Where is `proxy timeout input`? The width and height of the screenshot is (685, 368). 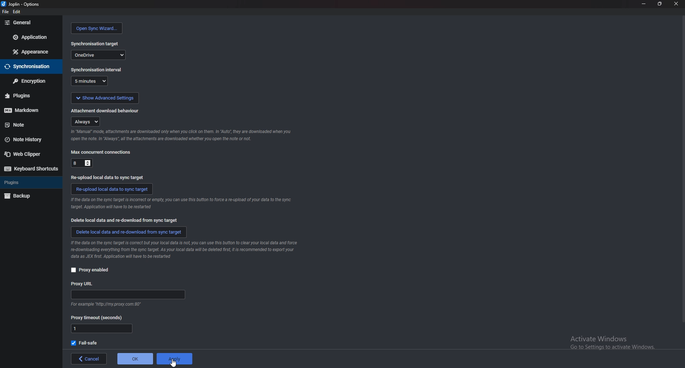 proxy timeout input is located at coordinates (102, 329).